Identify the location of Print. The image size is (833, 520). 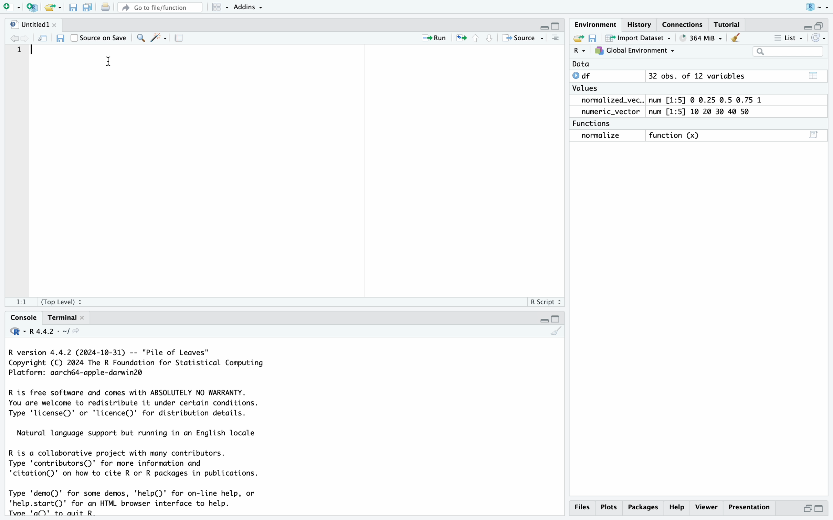
(105, 8).